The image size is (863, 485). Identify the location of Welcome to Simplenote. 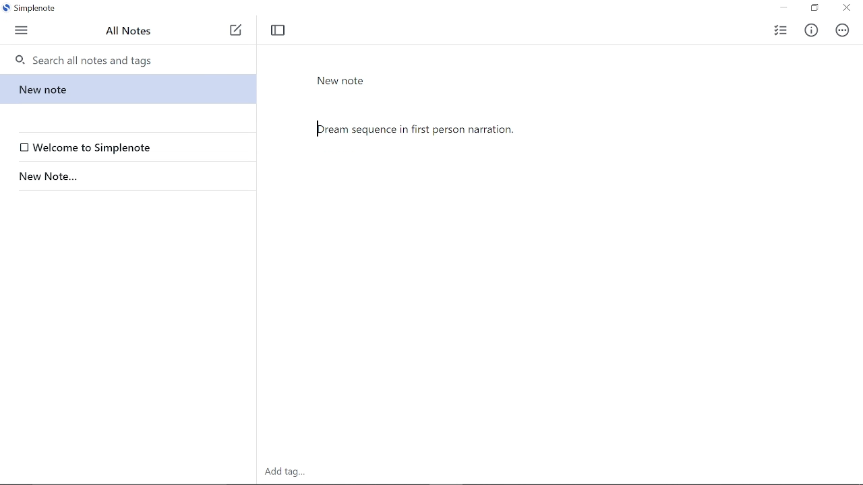
(131, 148).